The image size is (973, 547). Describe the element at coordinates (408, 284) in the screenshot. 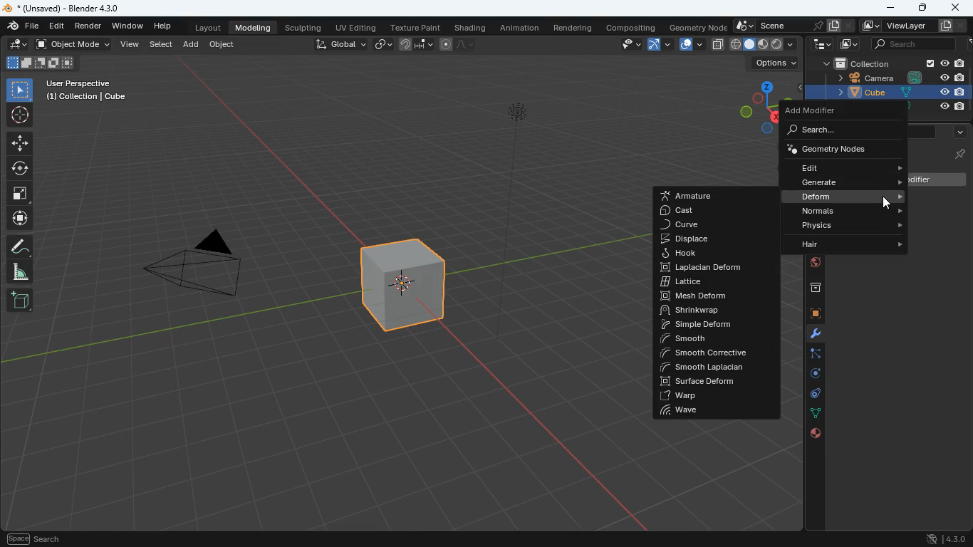

I see `cube` at that location.